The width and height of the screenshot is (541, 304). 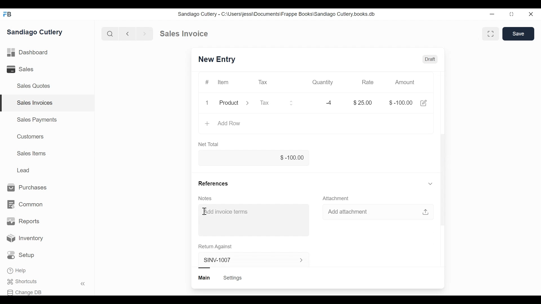 What do you see at coordinates (223, 82) in the screenshot?
I see `Item` at bounding box center [223, 82].